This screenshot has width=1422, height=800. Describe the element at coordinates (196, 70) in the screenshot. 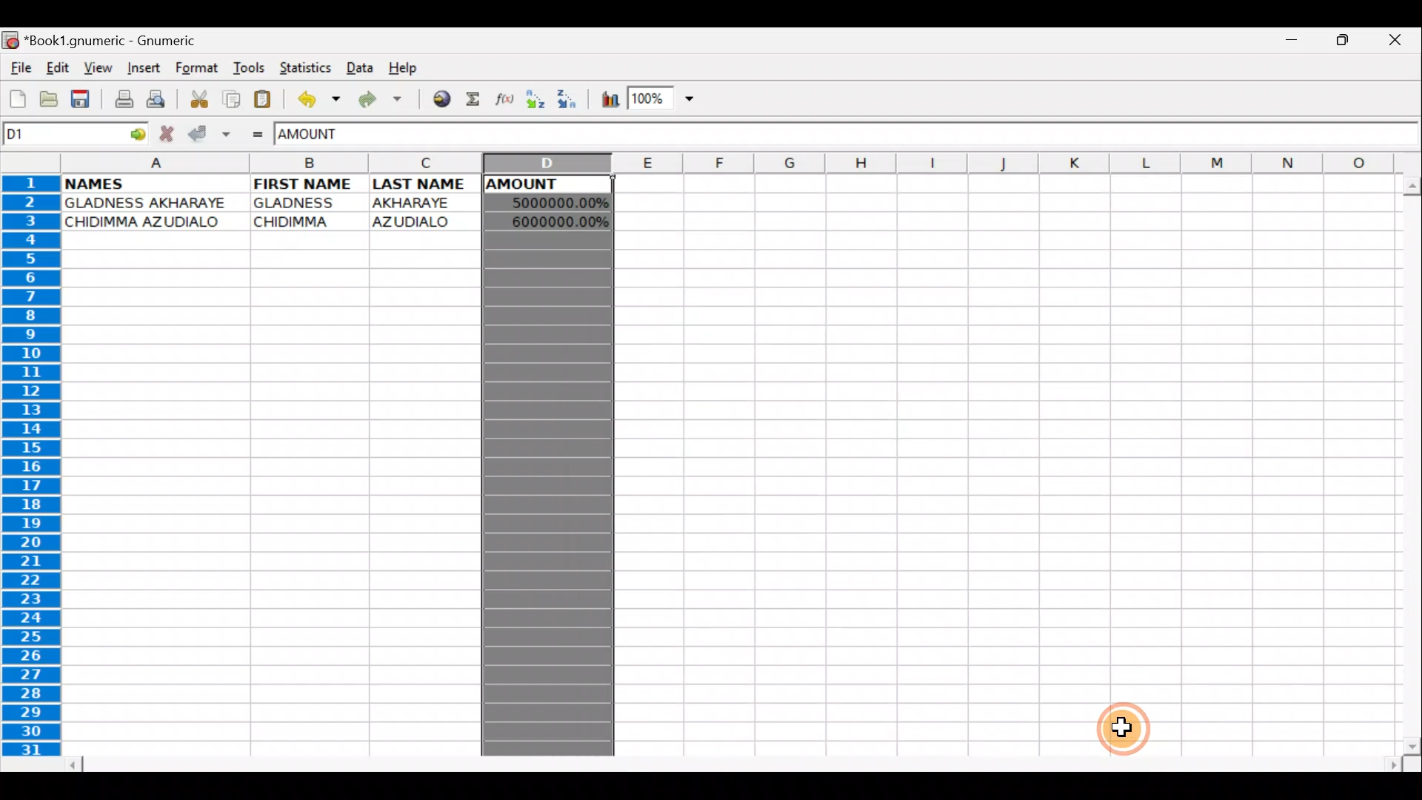

I see `Format` at that location.